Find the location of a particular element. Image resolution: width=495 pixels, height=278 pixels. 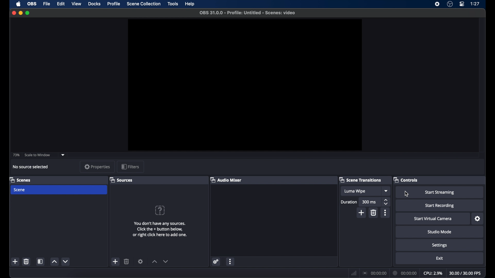

help is located at coordinates (190, 4).